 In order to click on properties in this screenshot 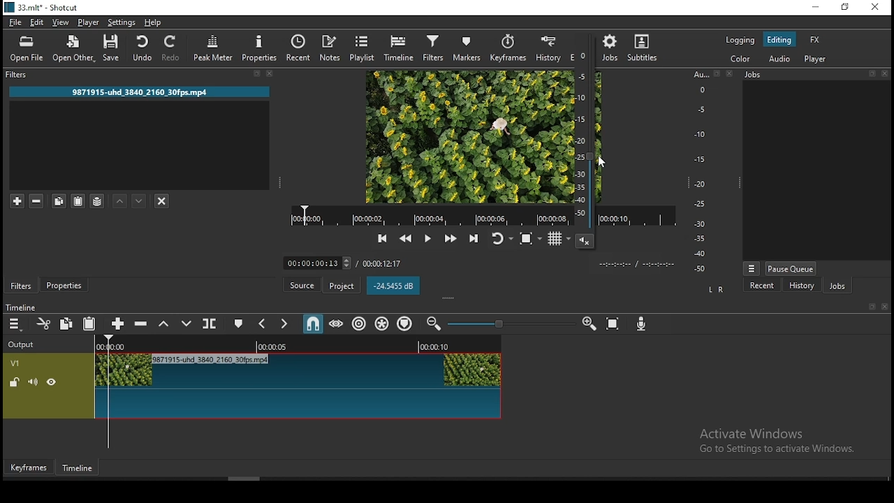, I will do `click(64, 285)`.